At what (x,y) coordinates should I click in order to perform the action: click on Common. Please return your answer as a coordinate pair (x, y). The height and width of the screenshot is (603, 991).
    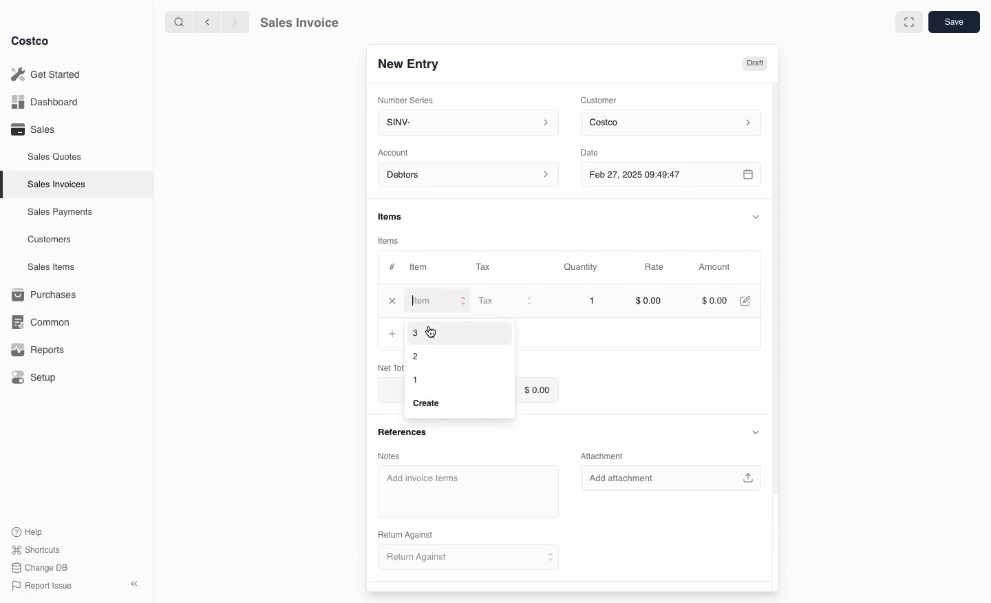
    Looking at the image, I should click on (38, 321).